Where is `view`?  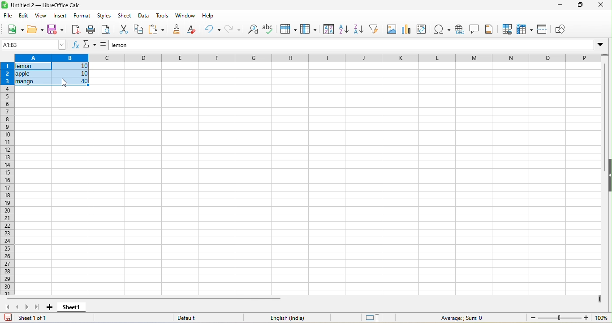
view is located at coordinates (41, 16).